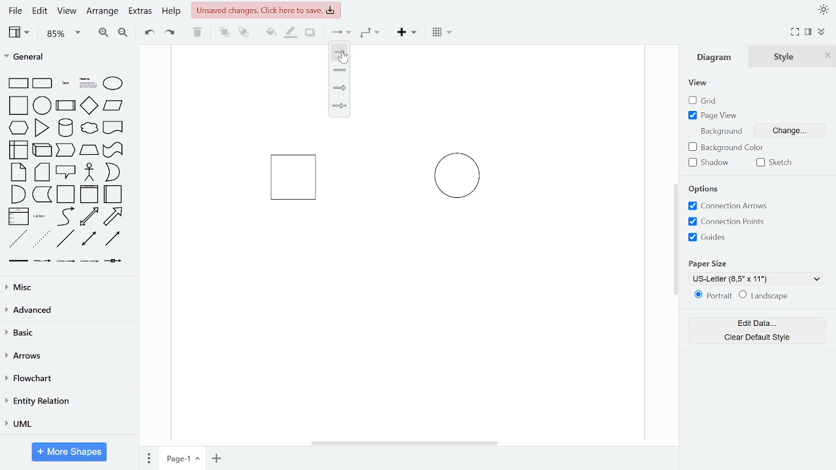 This screenshot has width=836, height=470. I want to click on connector  with 2 labels, so click(67, 261).